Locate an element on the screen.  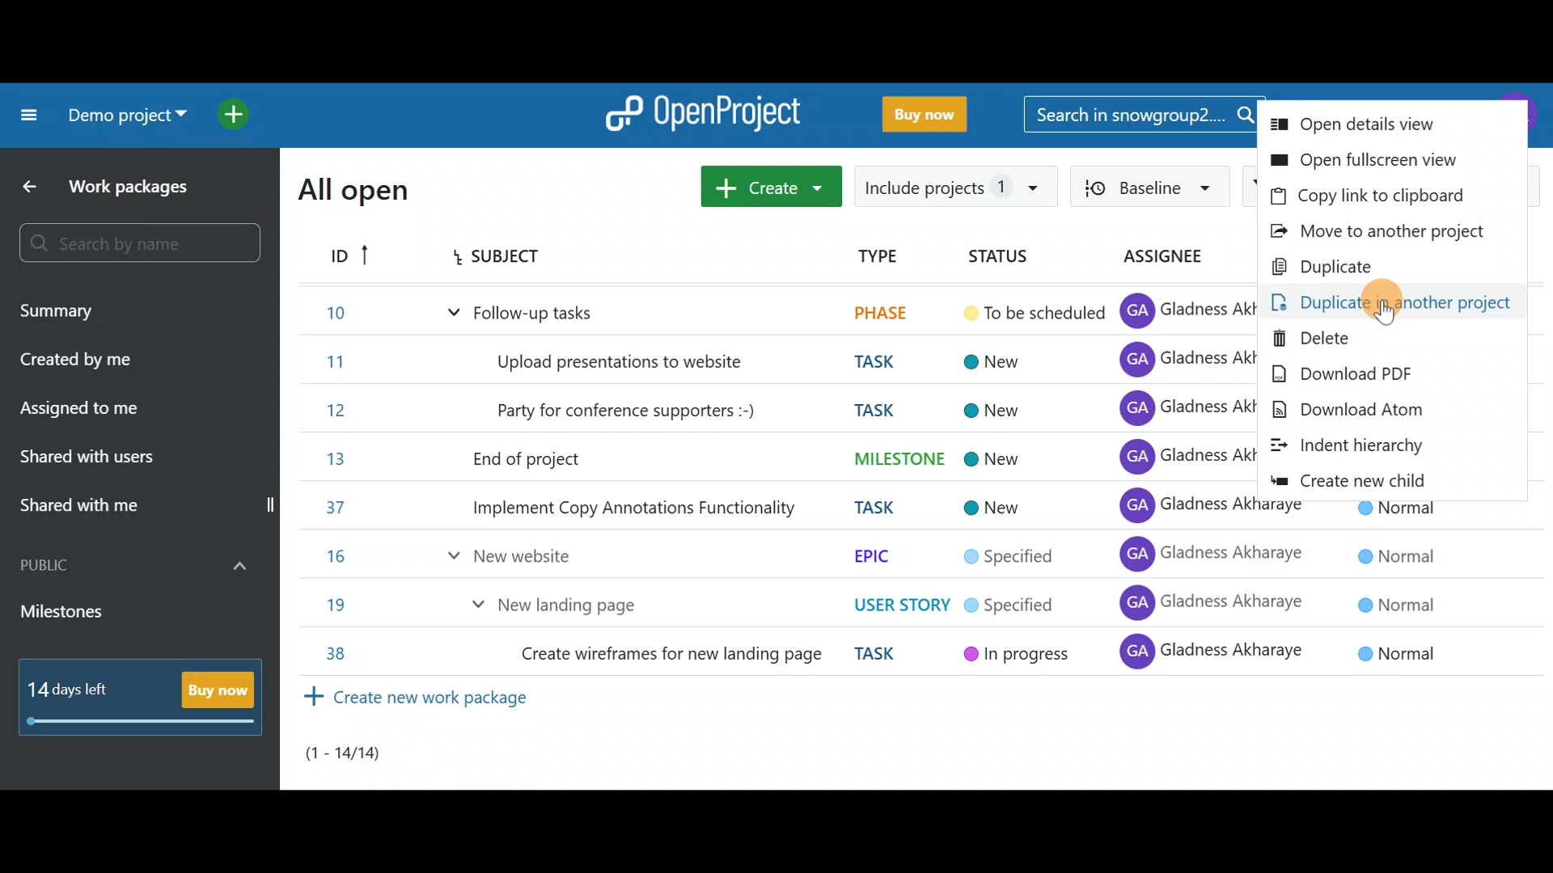
Download PDF is located at coordinates (1389, 375).